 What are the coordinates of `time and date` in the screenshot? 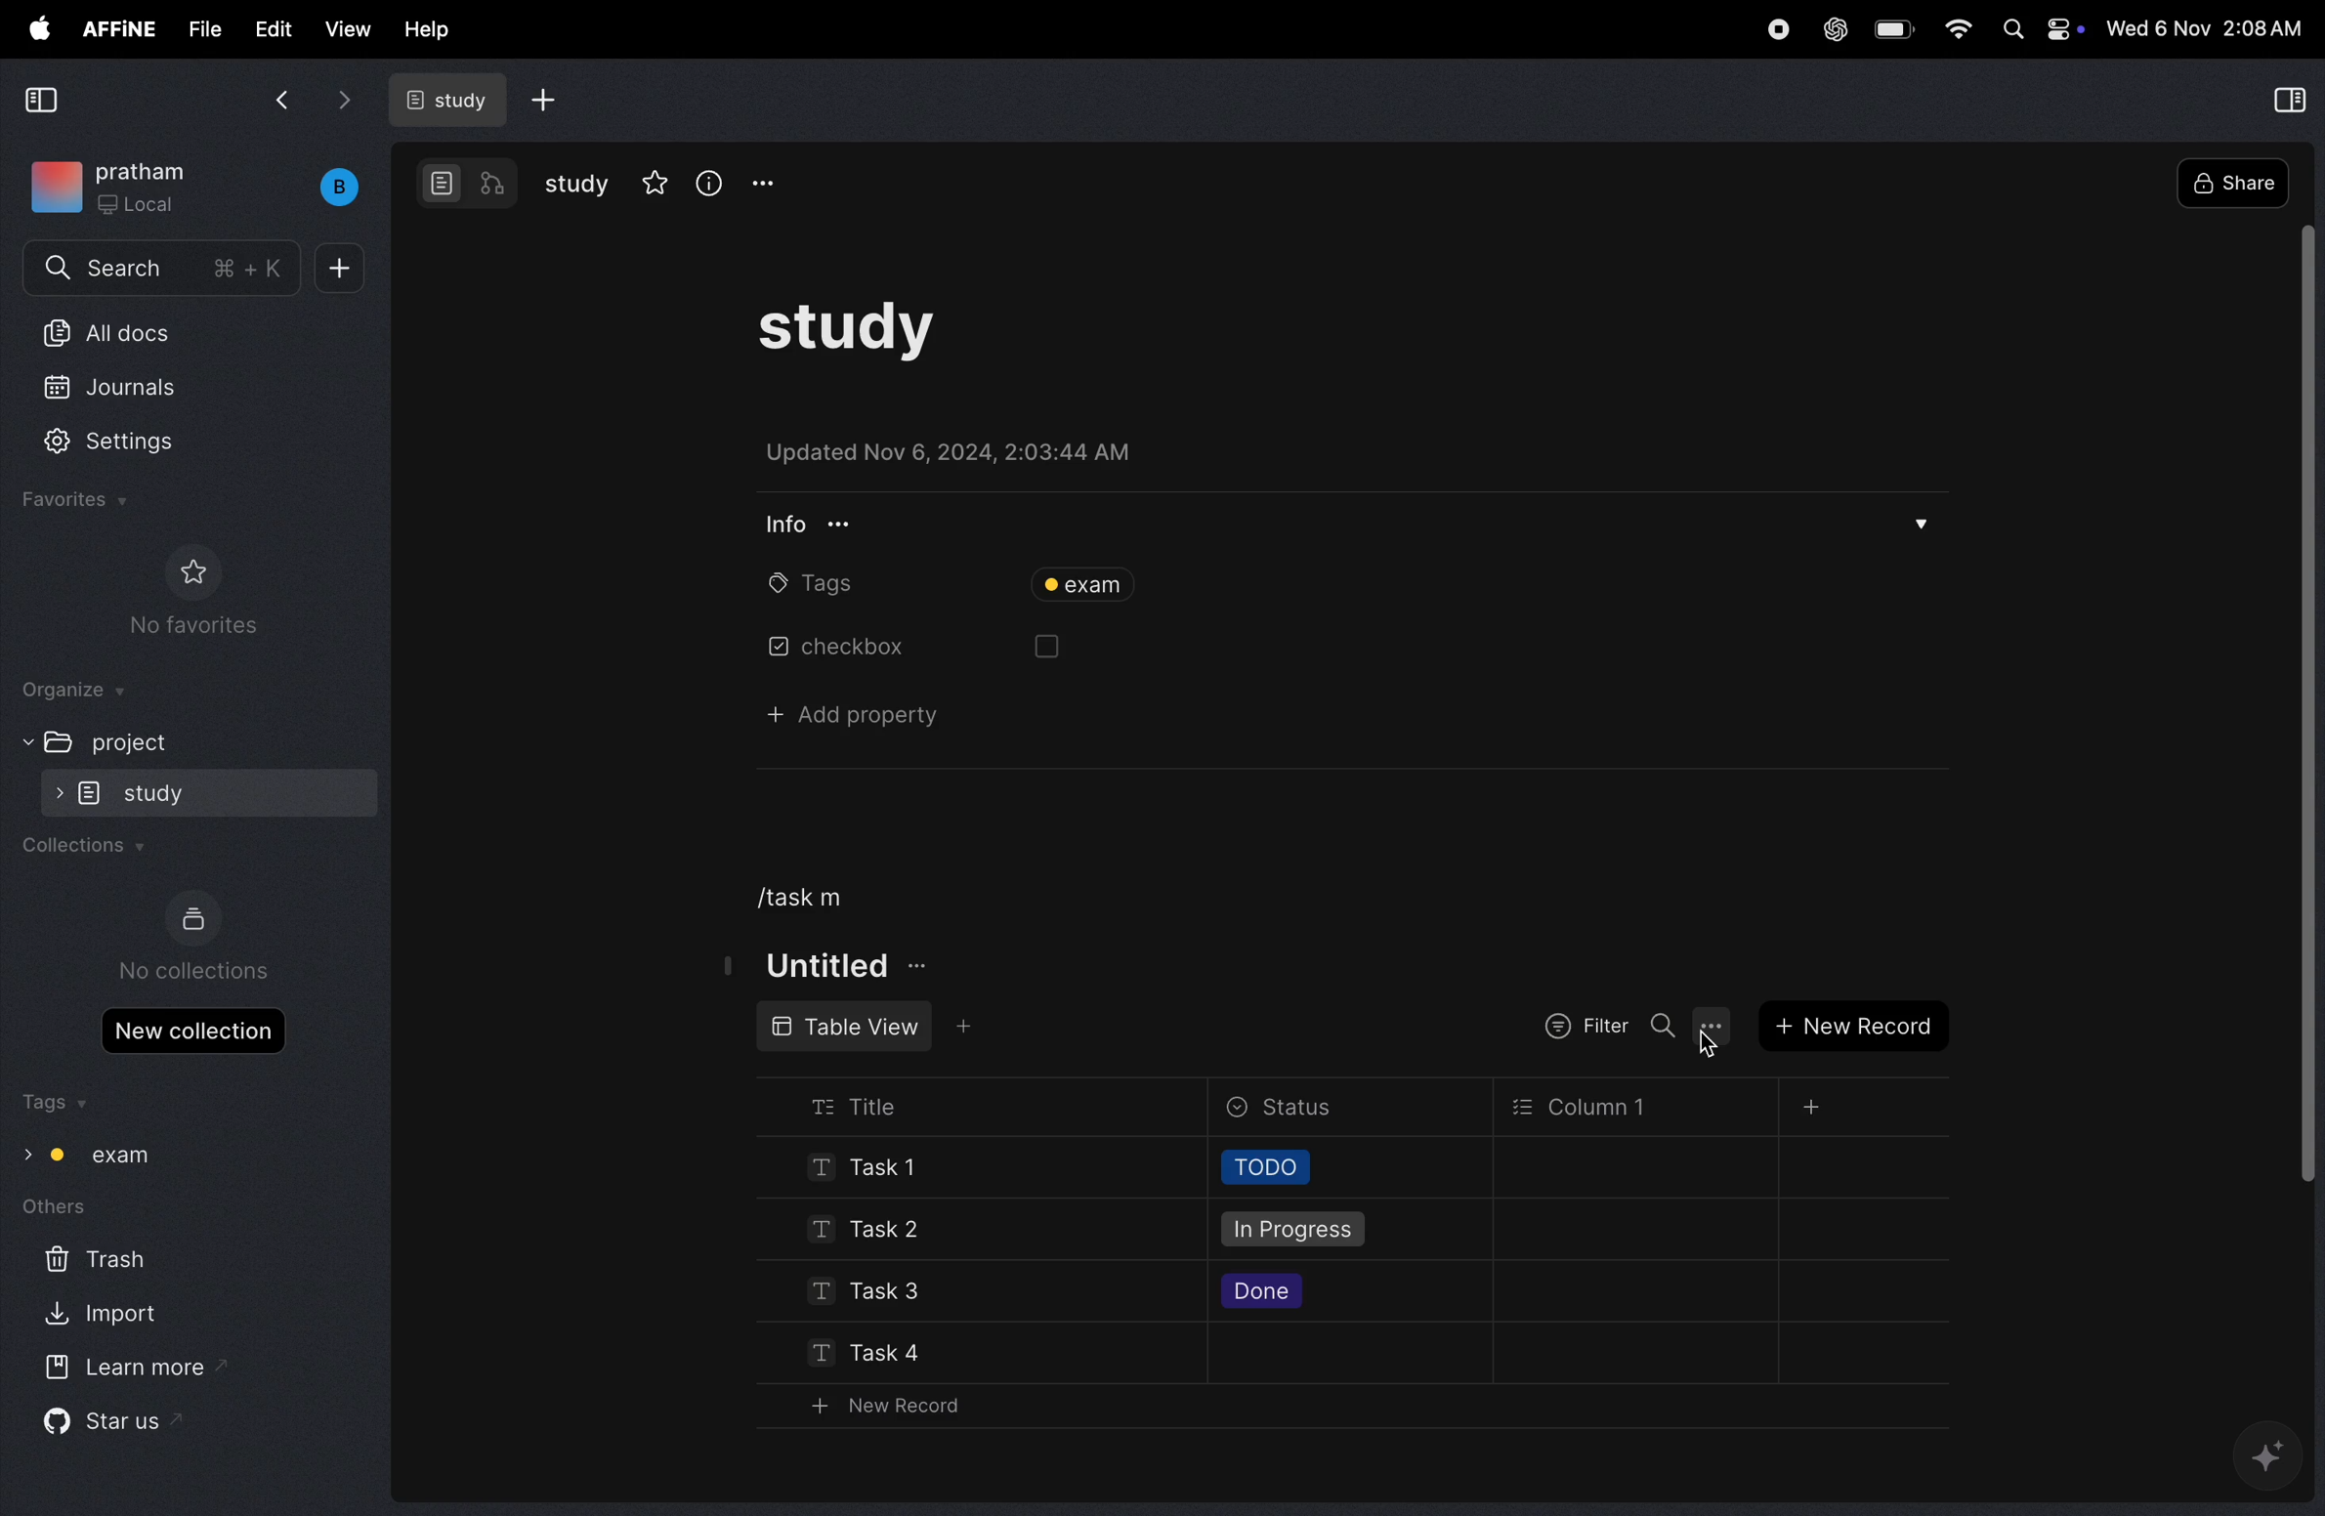 It's located at (2210, 29).